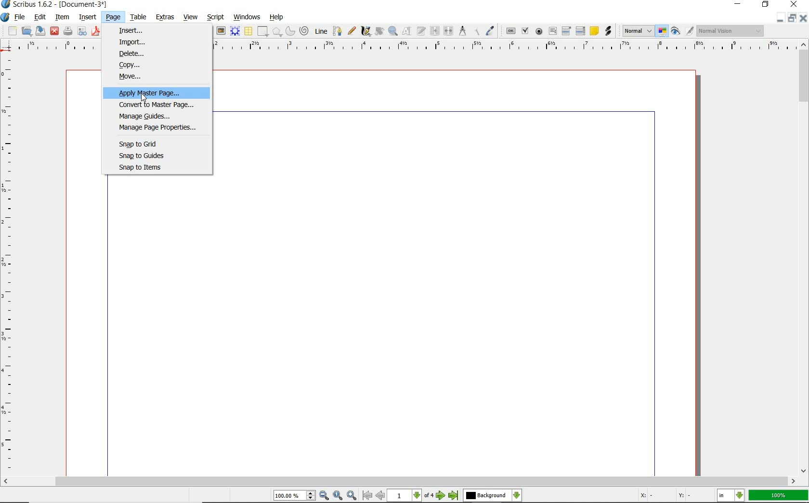  Describe the element at coordinates (637, 30) in the screenshot. I see `select image preview mode: Normal` at that location.